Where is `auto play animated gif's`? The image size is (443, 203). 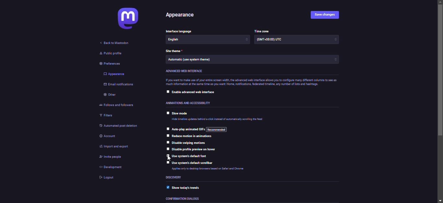 auto play animated gif's is located at coordinates (199, 129).